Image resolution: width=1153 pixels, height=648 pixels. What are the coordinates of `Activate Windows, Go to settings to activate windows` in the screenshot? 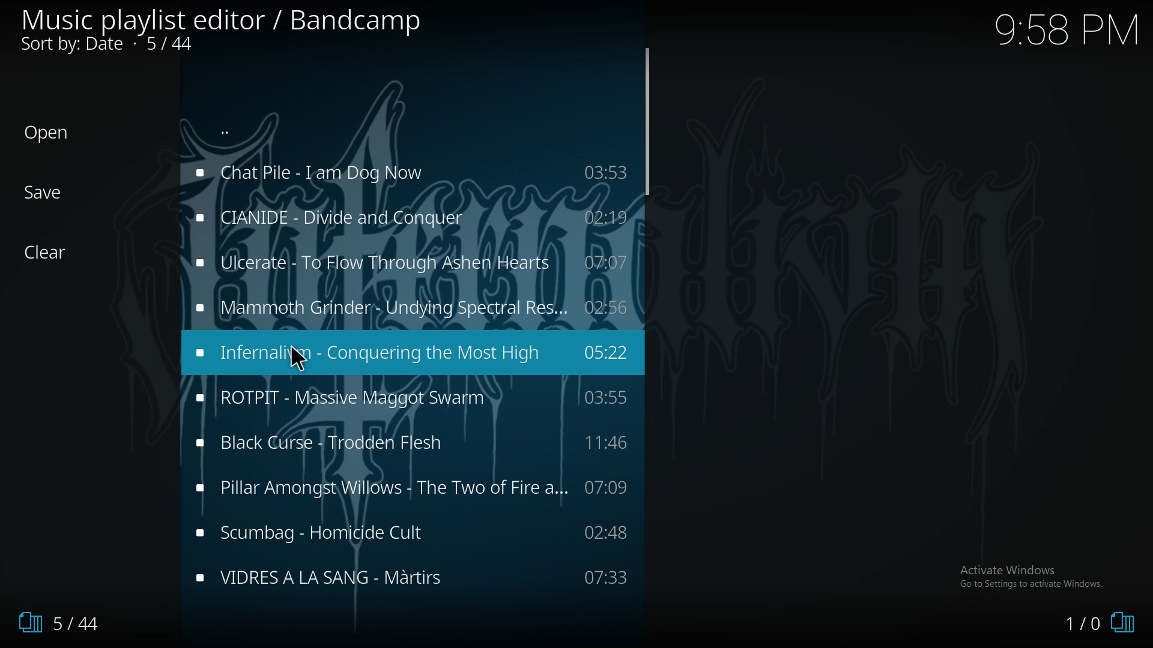 It's located at (1033, 576).